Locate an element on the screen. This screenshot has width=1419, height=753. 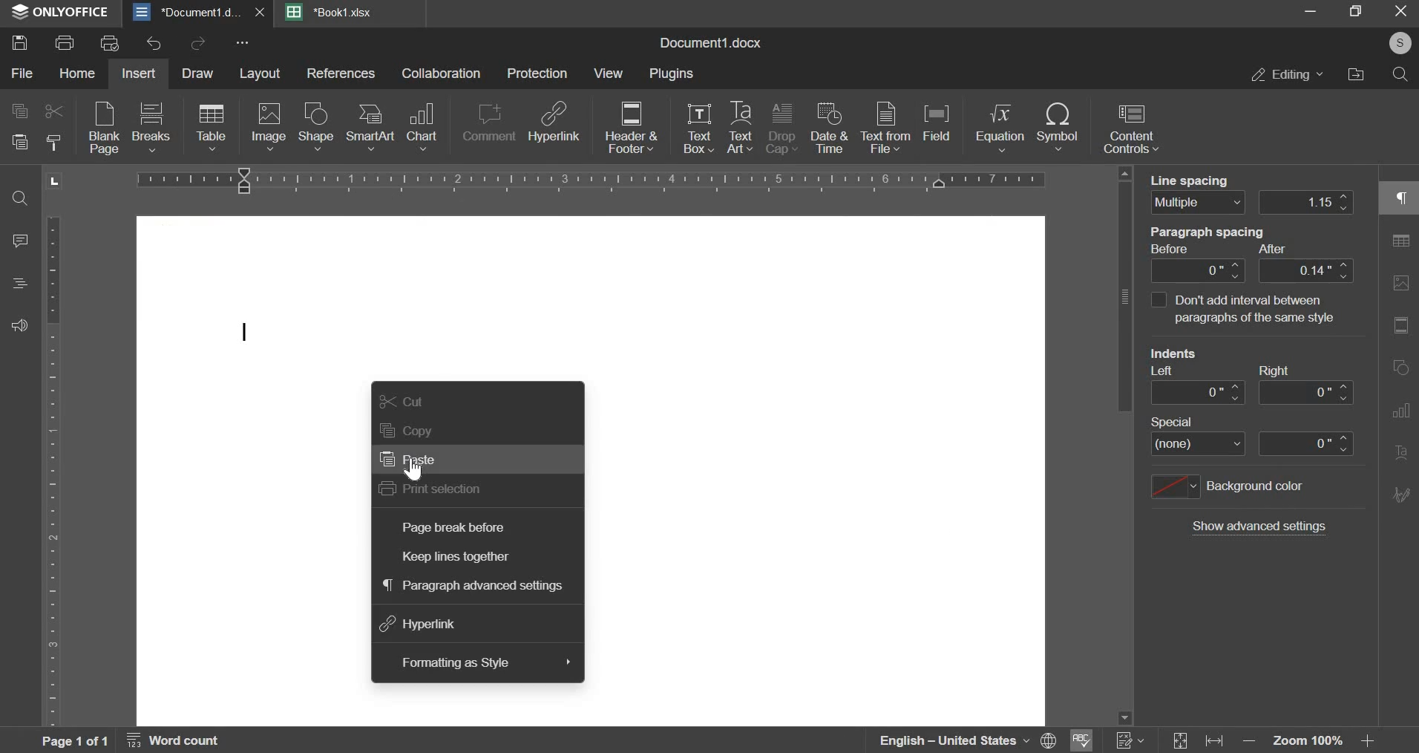
spreadsheet is located at coordinates (331, 12).